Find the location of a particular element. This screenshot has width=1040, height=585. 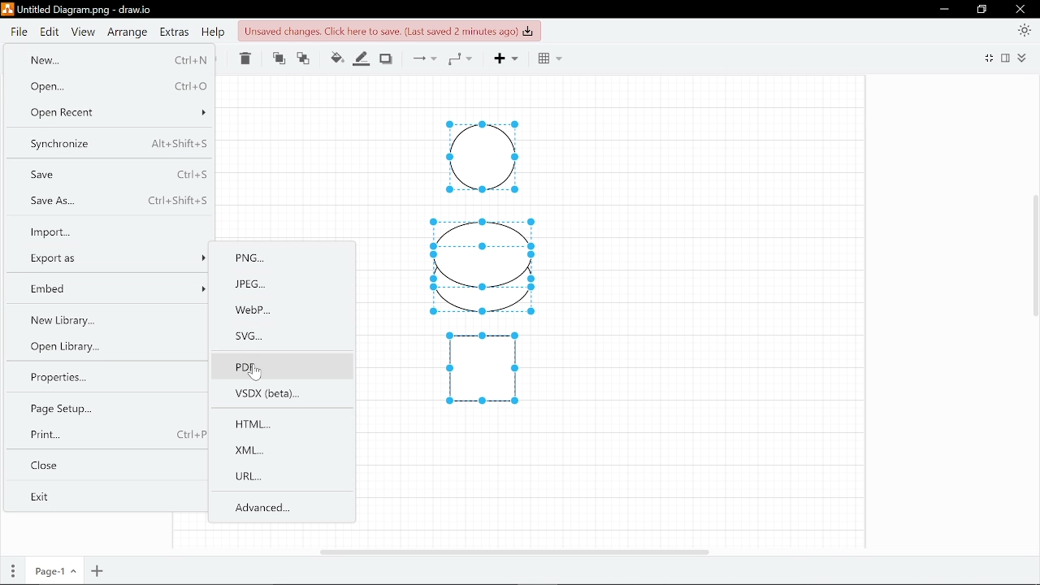

Import is located at coordinates (107, 232).